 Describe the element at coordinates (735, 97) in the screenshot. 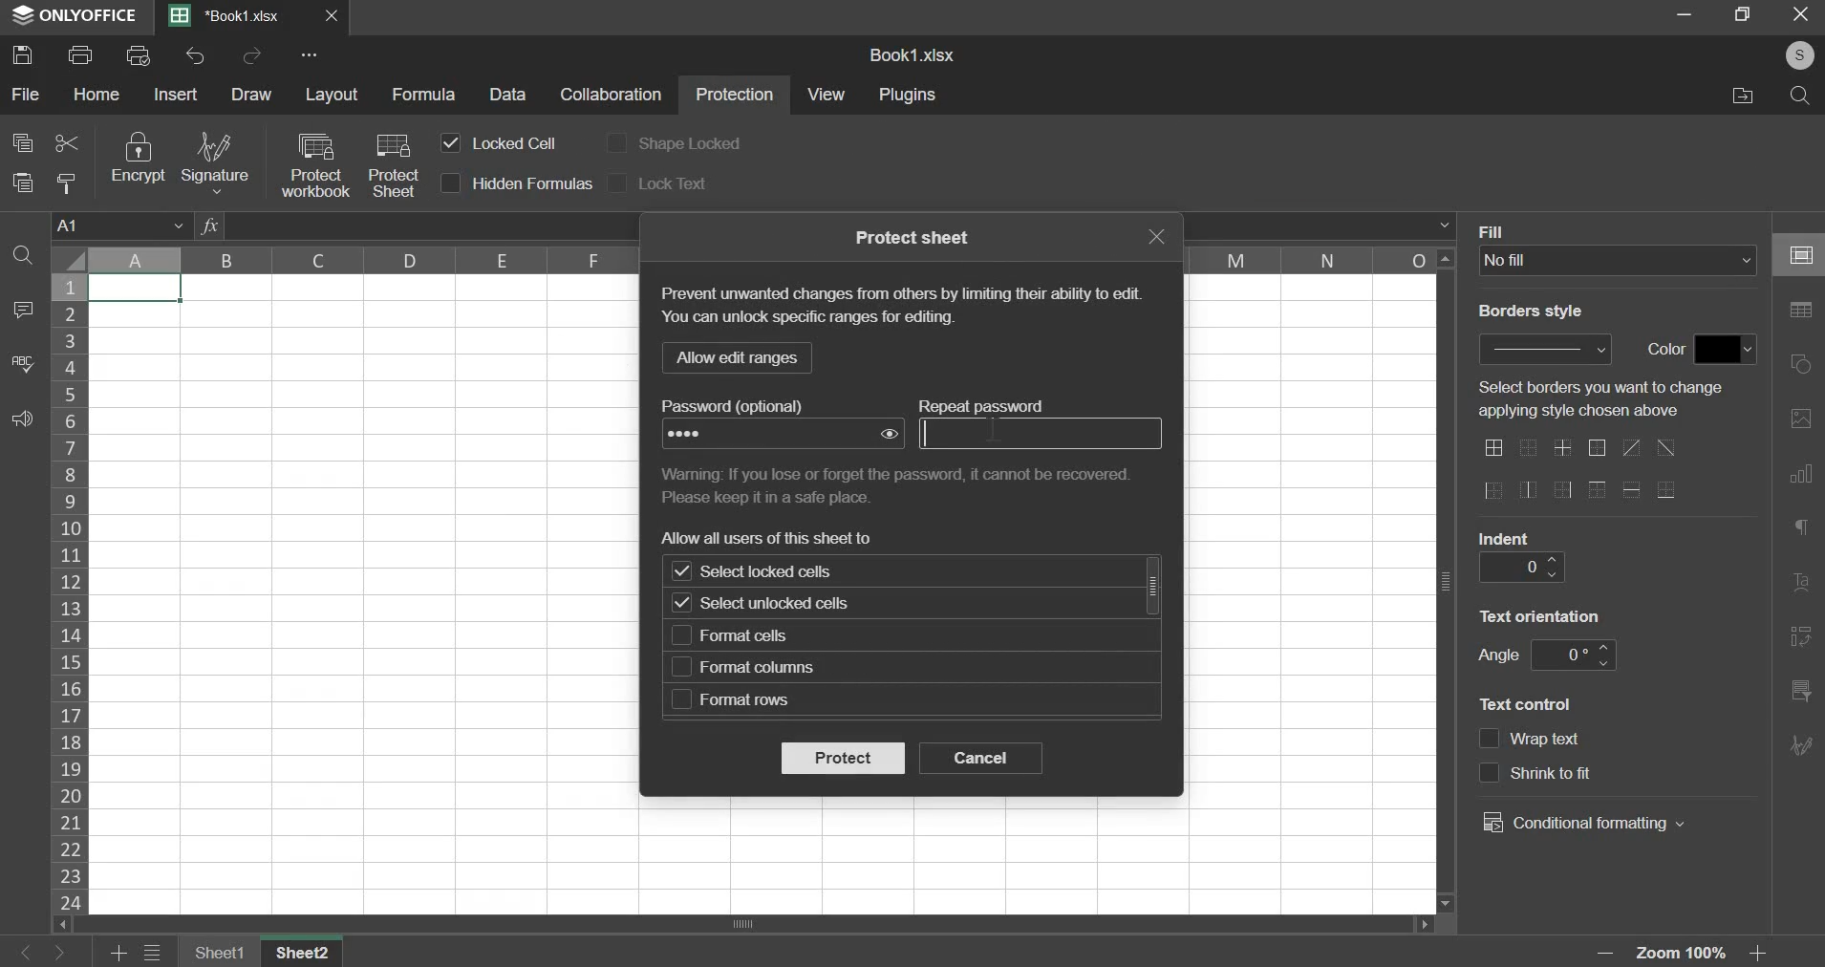

I see `protection` at that location.